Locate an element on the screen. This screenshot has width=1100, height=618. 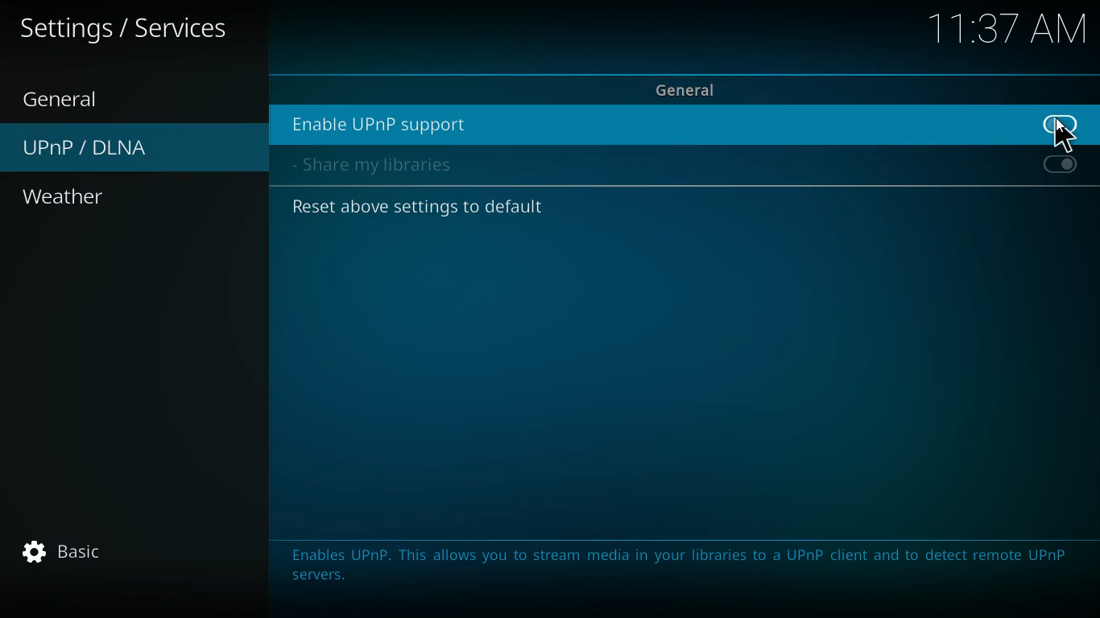
cursor is located at coordinates (1065, 135).